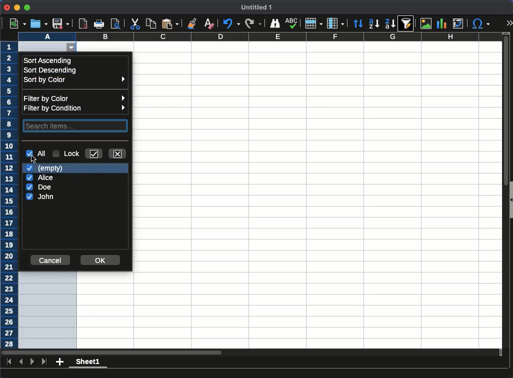  Describe the element at coordinates (502, 194) in the screenshot. I see `scroll` at that location.